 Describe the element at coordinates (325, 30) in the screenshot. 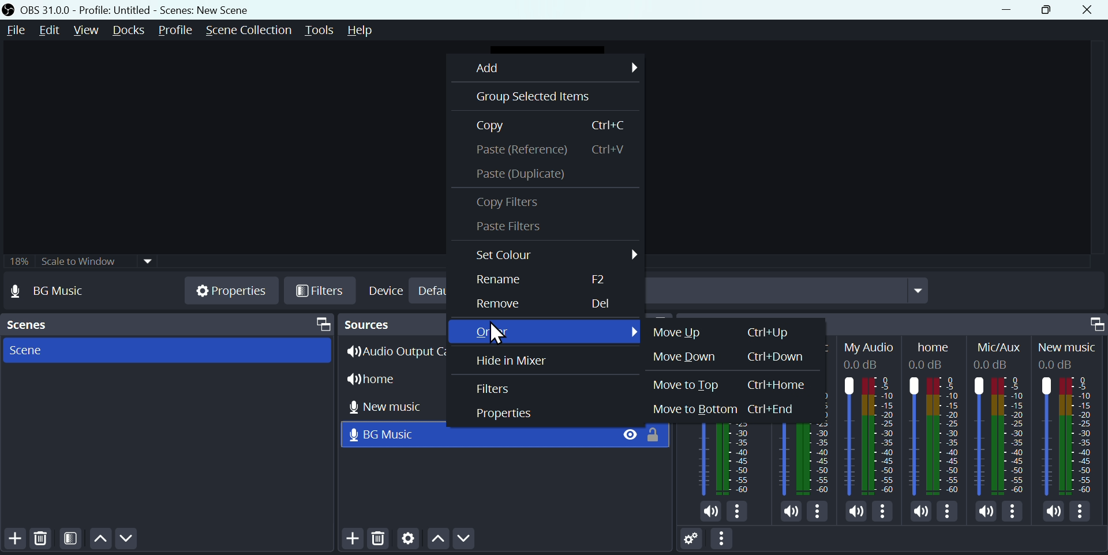

I see `Tools` at that location.